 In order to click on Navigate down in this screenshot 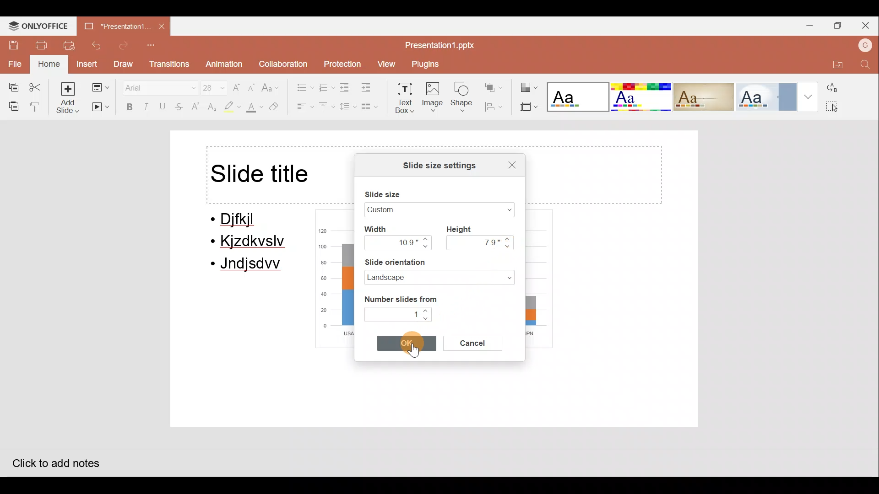, I will do `click(510, 247)`.